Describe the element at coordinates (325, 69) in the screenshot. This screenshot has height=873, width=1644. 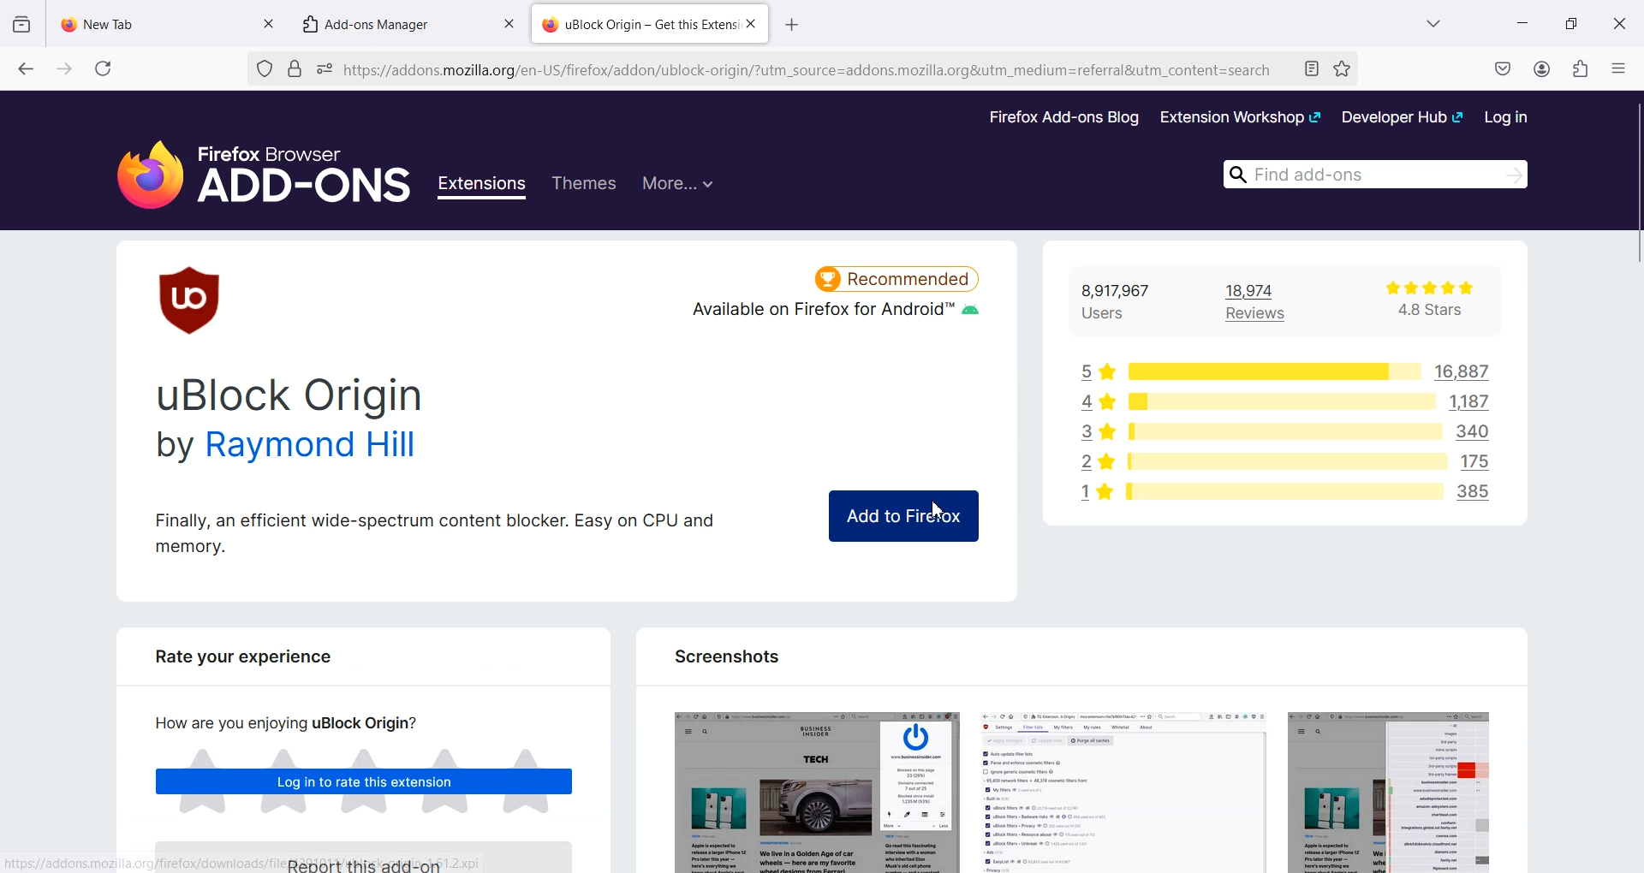
I see `You have granted this website` at that location.